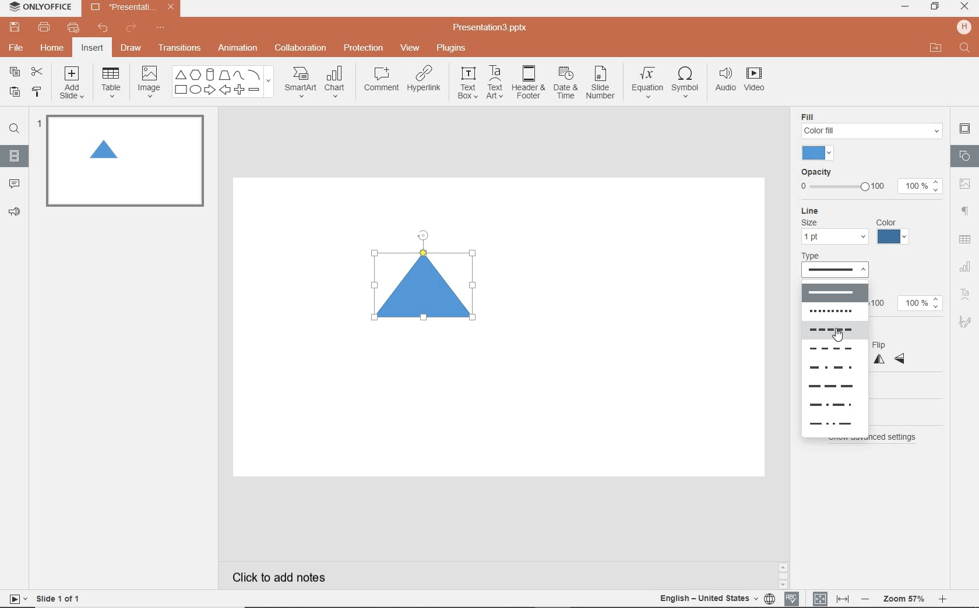 The width and height of the screenshot is (979, 608). I want to click on COLLABORATION, so click(304, 49).